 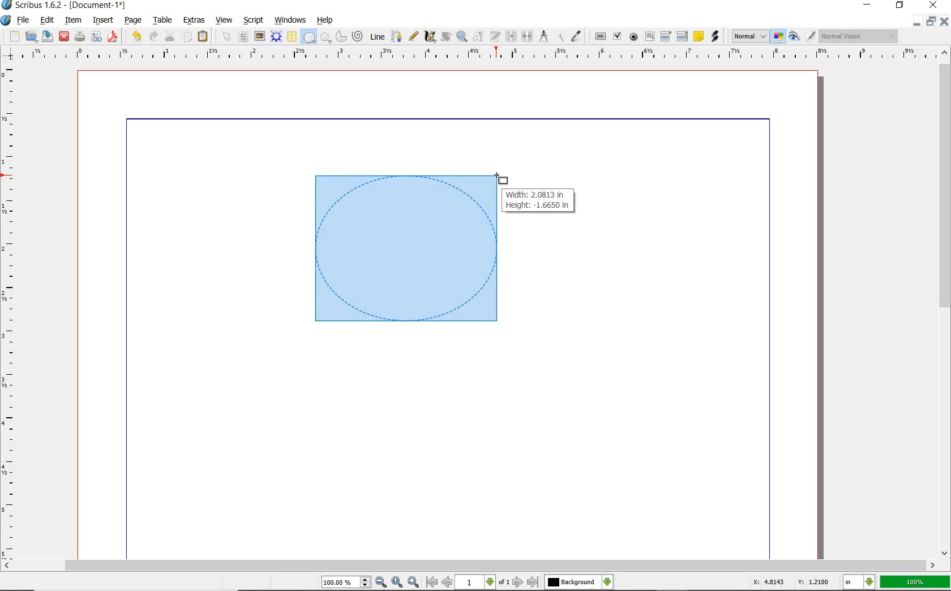 I want to click on WINDOWS, so click(x=290, y=20).